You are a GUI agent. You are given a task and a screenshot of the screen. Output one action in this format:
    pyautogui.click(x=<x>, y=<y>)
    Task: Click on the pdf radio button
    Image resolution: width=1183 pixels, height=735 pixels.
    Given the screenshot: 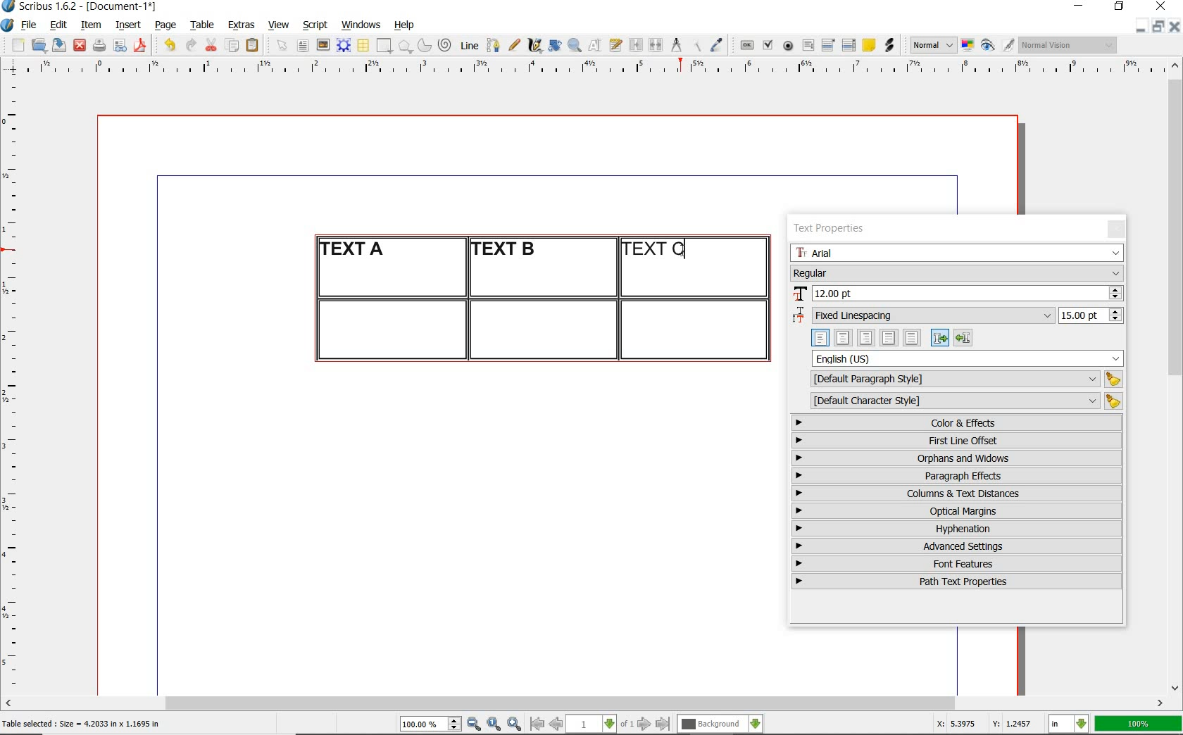 What is the action you would take?
    pyautogui.click(x=788, y=47)
    